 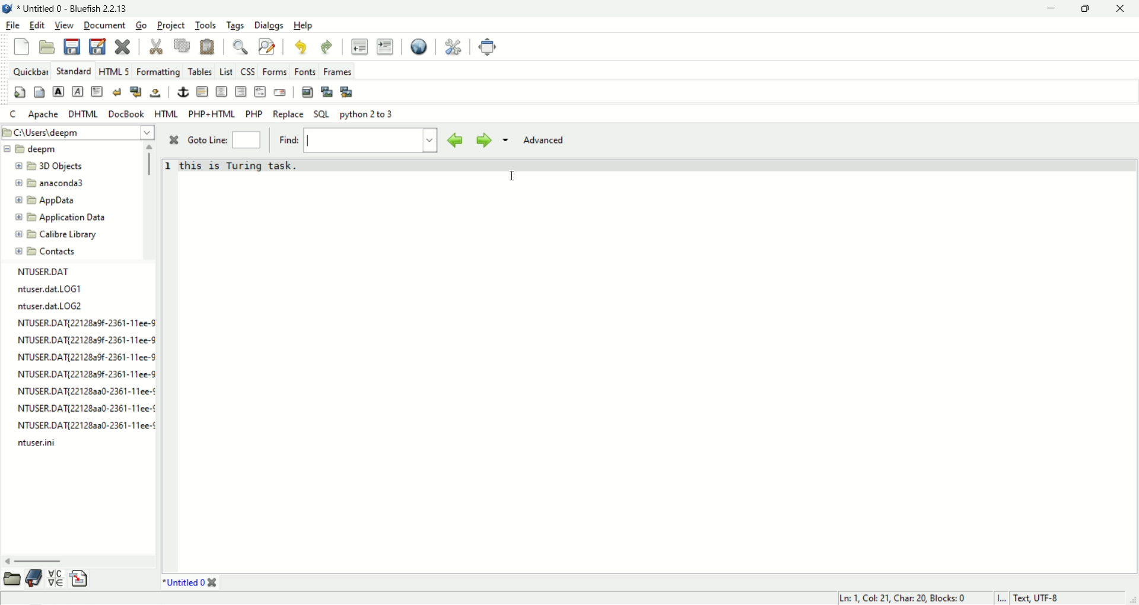 What do you see at coordinates (432, 140) in the screenshot?
I see `find history` at bounding box center [432, 140].